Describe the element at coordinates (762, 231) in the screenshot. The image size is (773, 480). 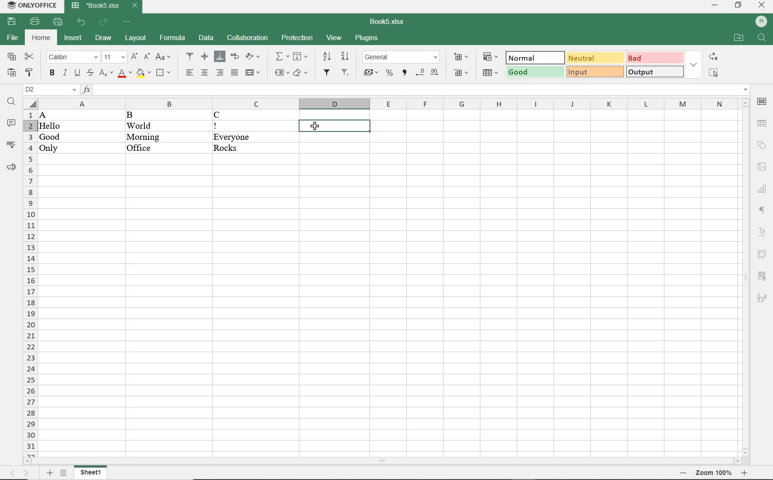
I see `TEXT ART` at that location.